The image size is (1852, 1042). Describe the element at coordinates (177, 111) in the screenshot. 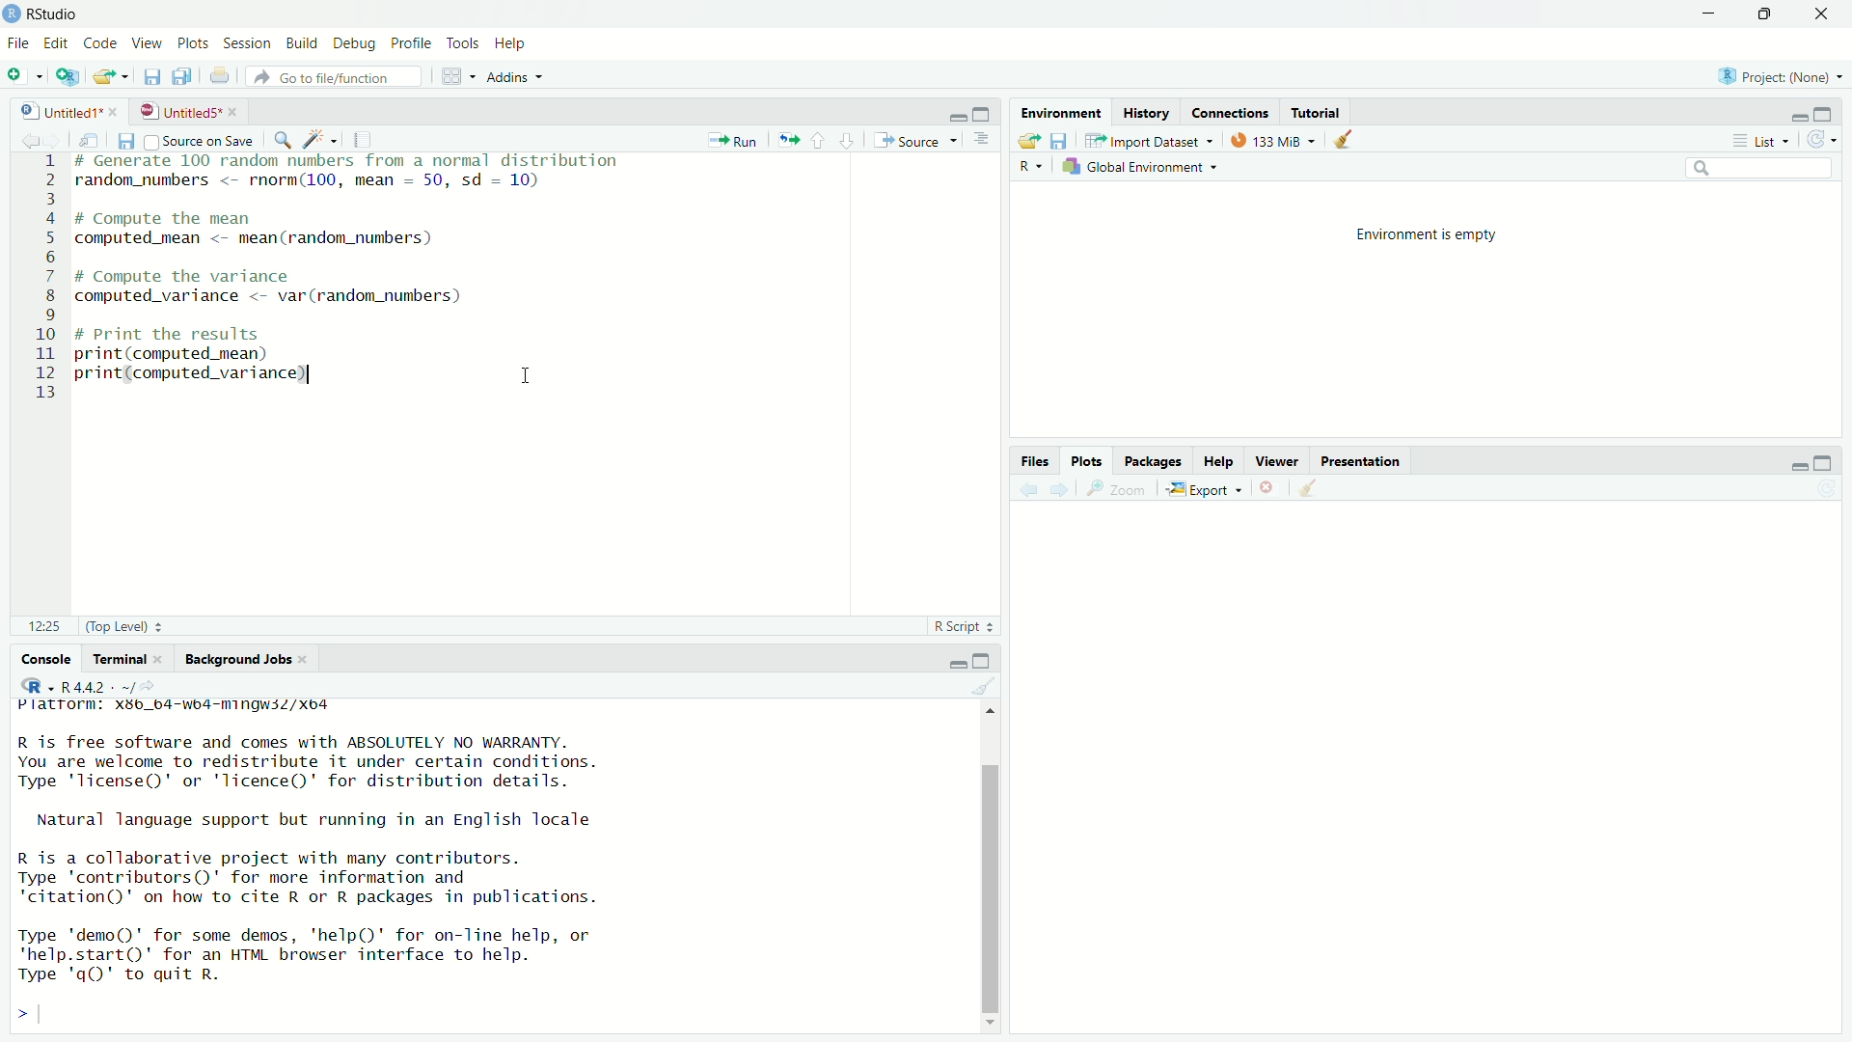

I see `untitled5` at that location.